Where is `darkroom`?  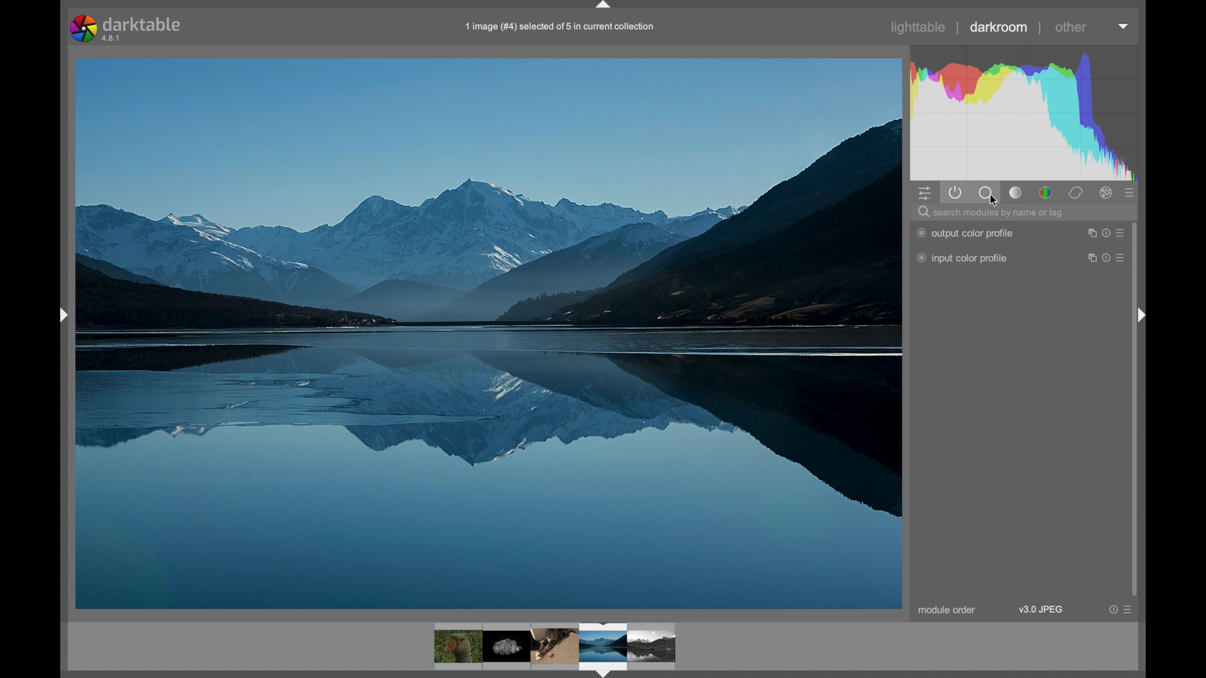 darkroom is located at coordinates (998, 27).